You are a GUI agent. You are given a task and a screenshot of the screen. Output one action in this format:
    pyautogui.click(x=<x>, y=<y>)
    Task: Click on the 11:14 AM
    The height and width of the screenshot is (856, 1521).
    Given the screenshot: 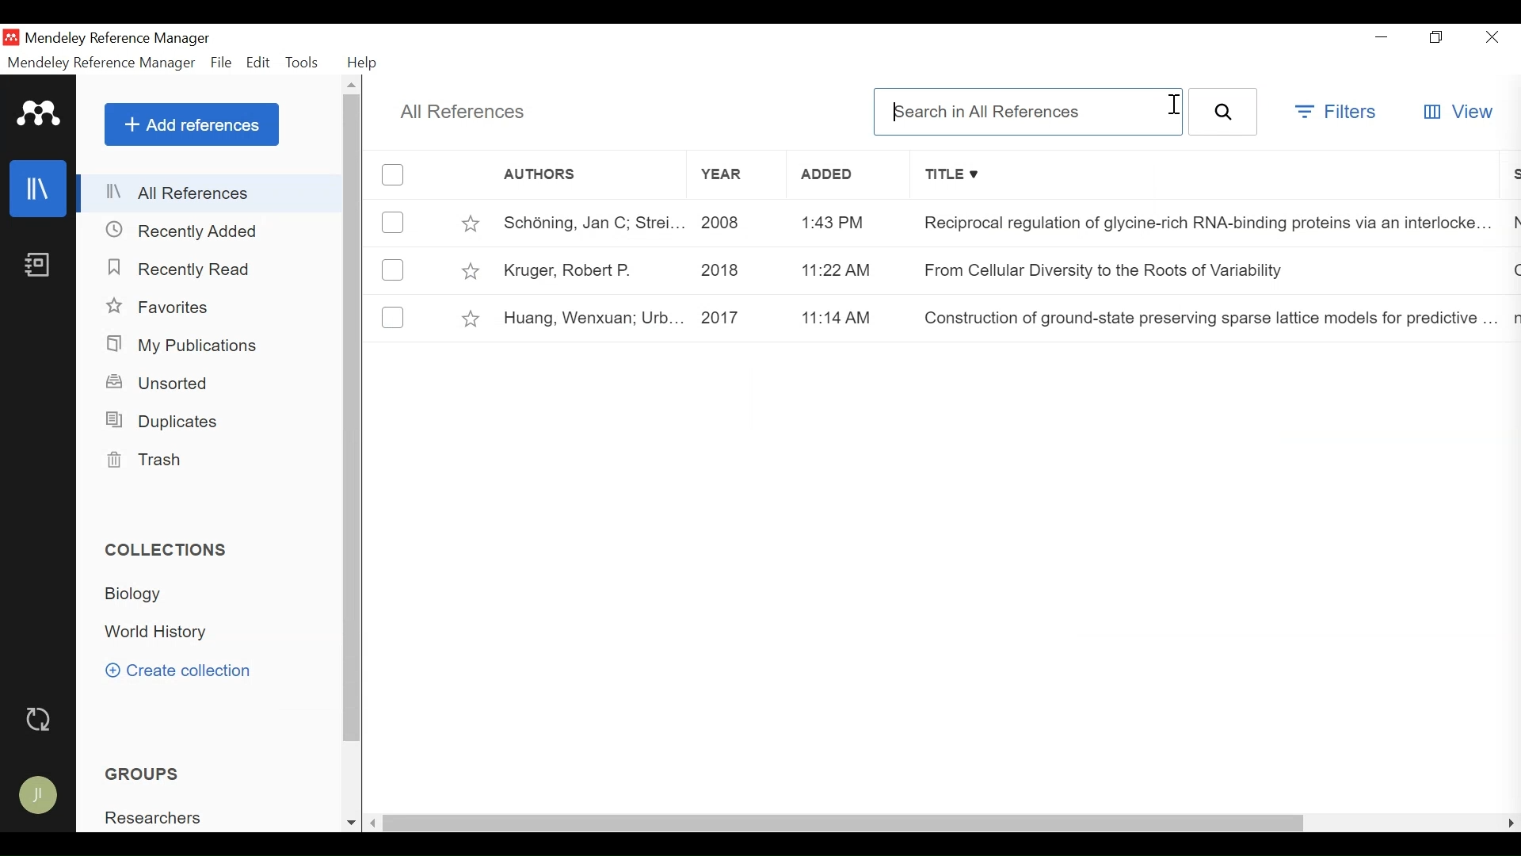 What is the action you would take?
    pyautogui.click(x=852, y=318)
    